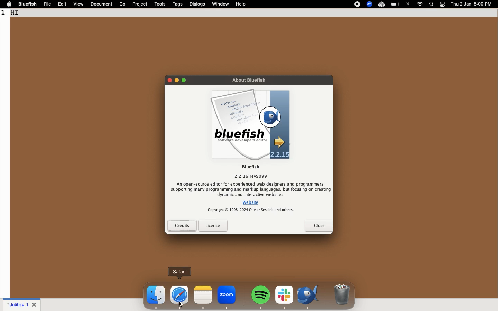 The height and width of the screenshot is (311, 498). I want to click on Spotify, so click(262, 295).